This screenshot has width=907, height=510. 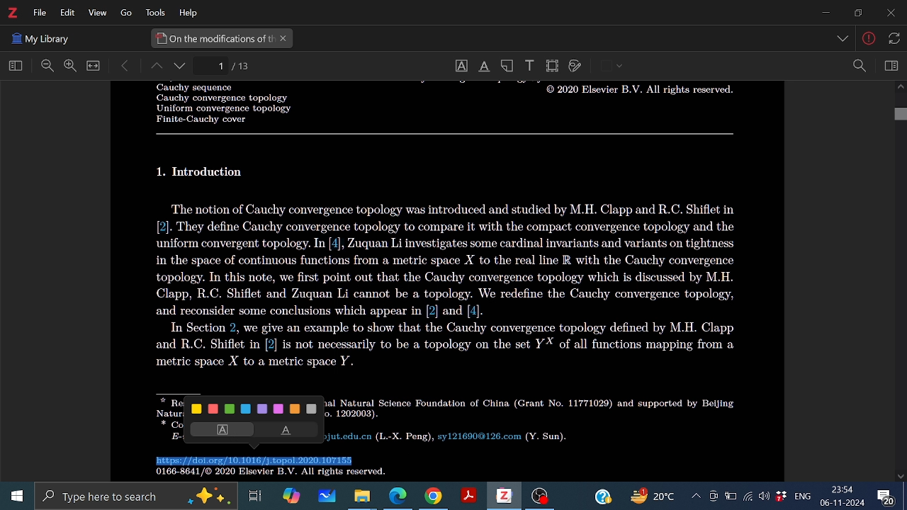 I want to click on Minmize, so click(x=825, y=13).